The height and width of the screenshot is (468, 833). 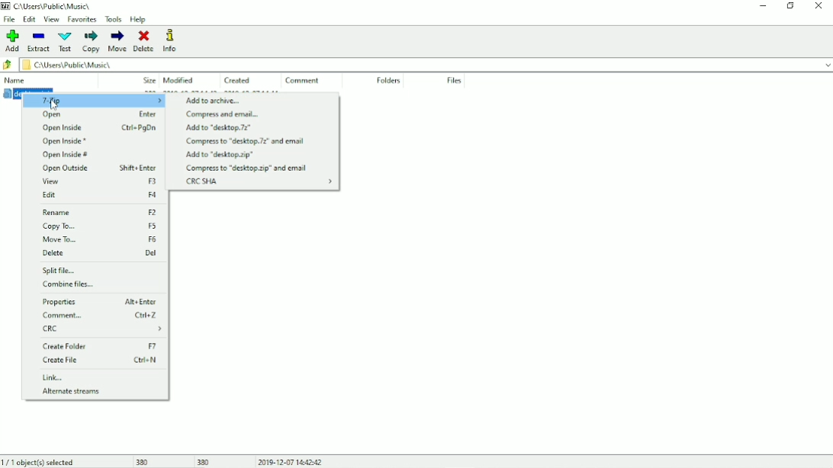 I want to click on Add to "desktop.zip", so click(x=219, y=155).